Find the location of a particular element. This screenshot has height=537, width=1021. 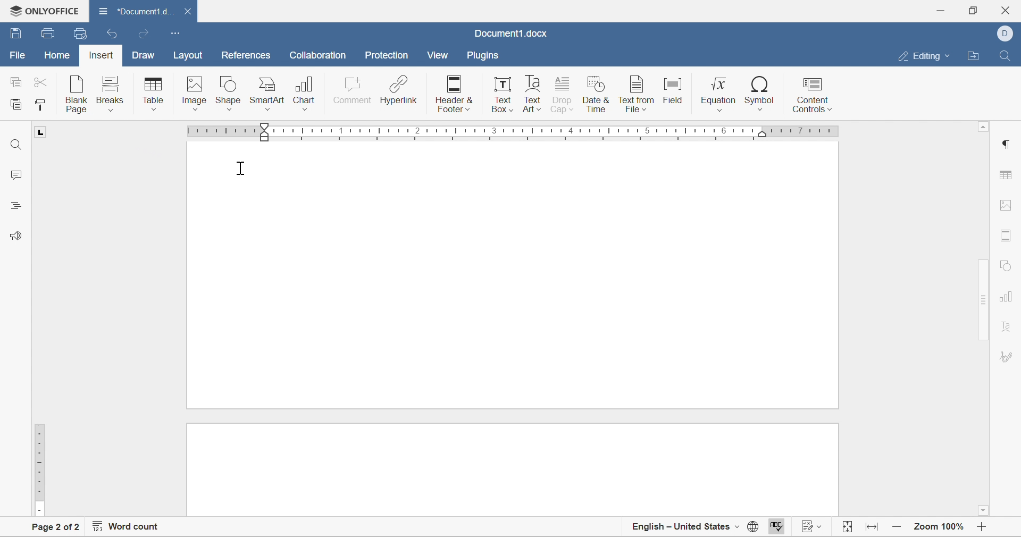

Editing is located at coordinates (924, 56).